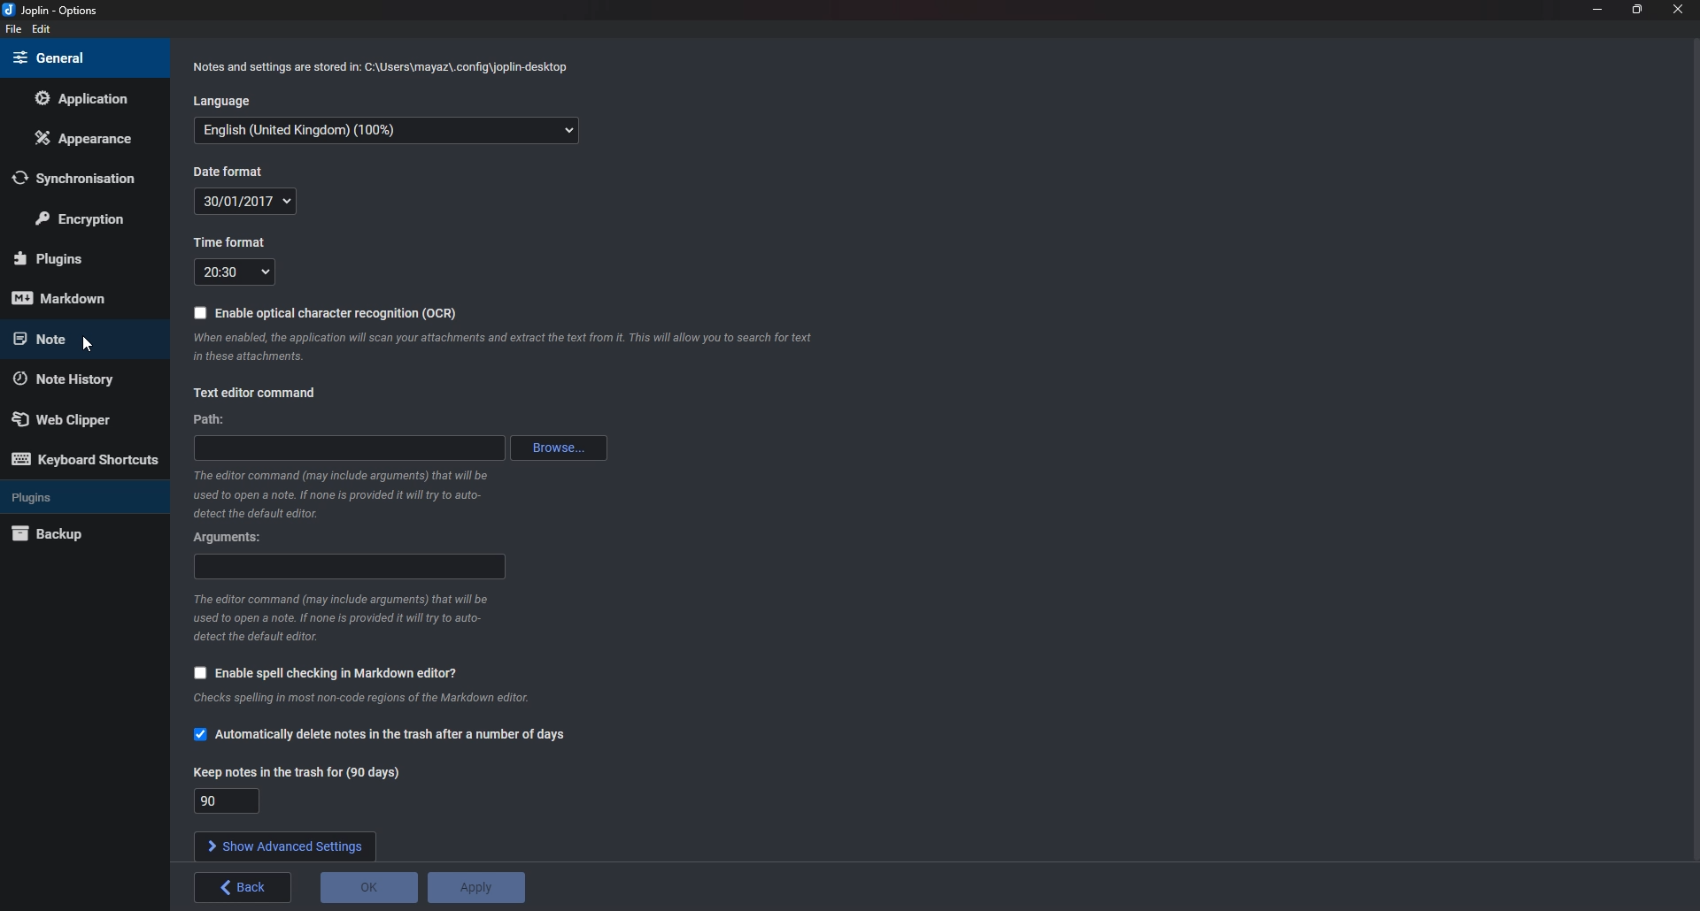 The image size is (1700, 911). Describe the element at coordinates (236, 172) in the screenshot. I see `Date format` at that location.